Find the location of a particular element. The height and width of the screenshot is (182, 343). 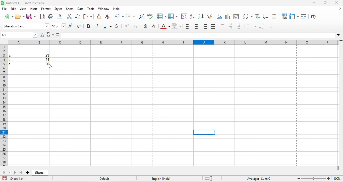

23 is located at coordinates (45, 56).